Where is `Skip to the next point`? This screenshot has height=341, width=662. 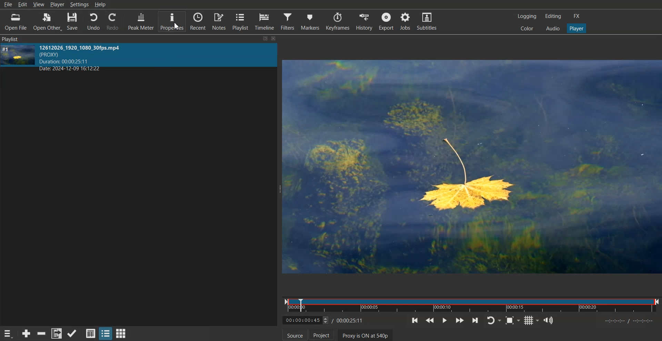
Skip to the next point is located at coordinates (475, 320).